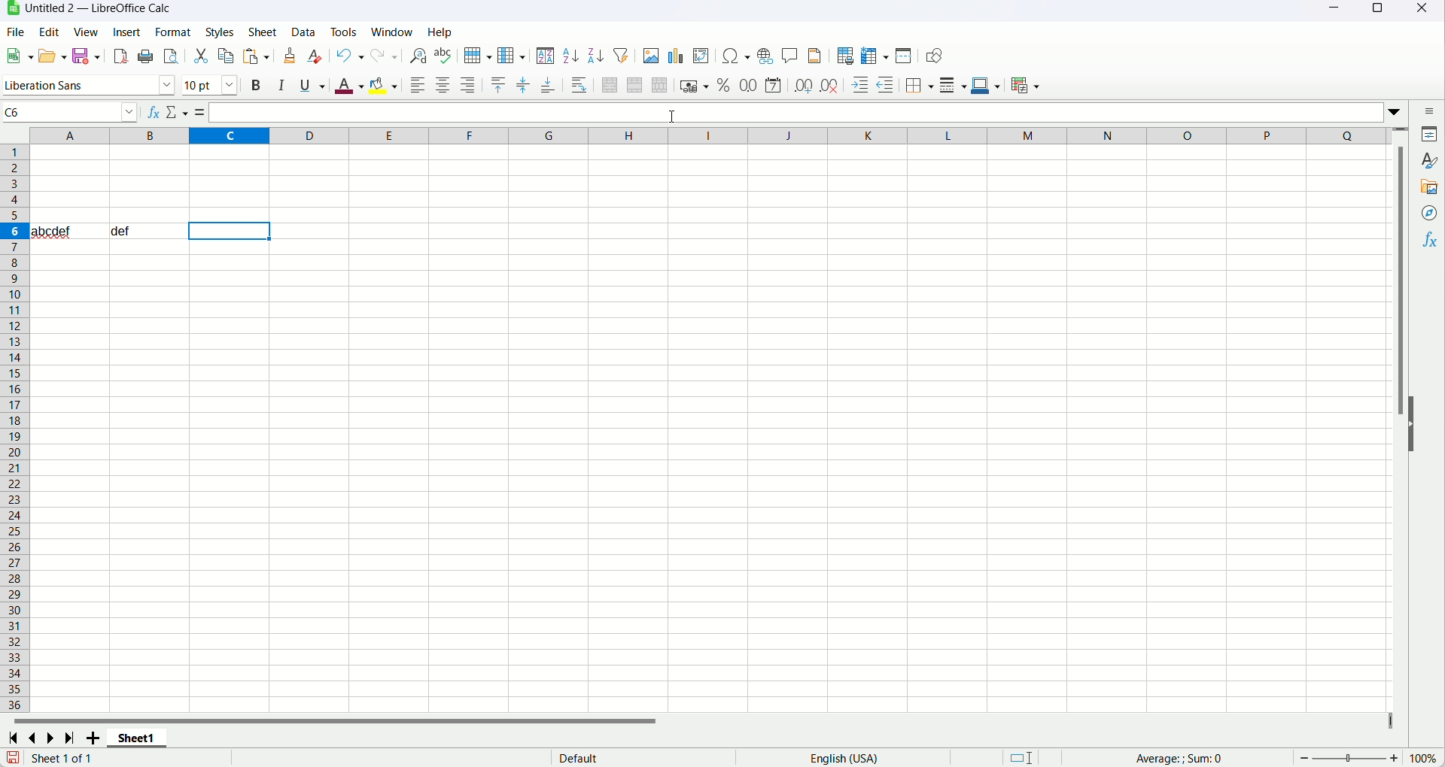  Describe the element at coordinates (1402, 420) in the screenshot. I see `vertical scroll bar` at that location.